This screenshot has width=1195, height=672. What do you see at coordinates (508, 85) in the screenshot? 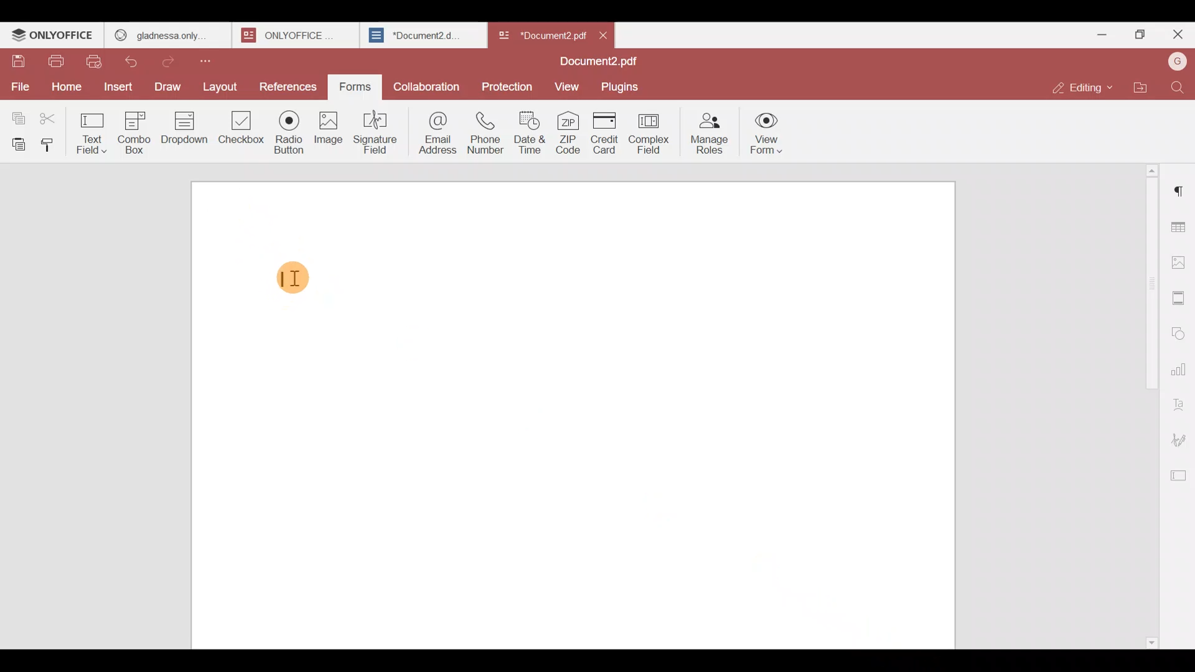
I see `Protection` at bounding box center [508, 85].